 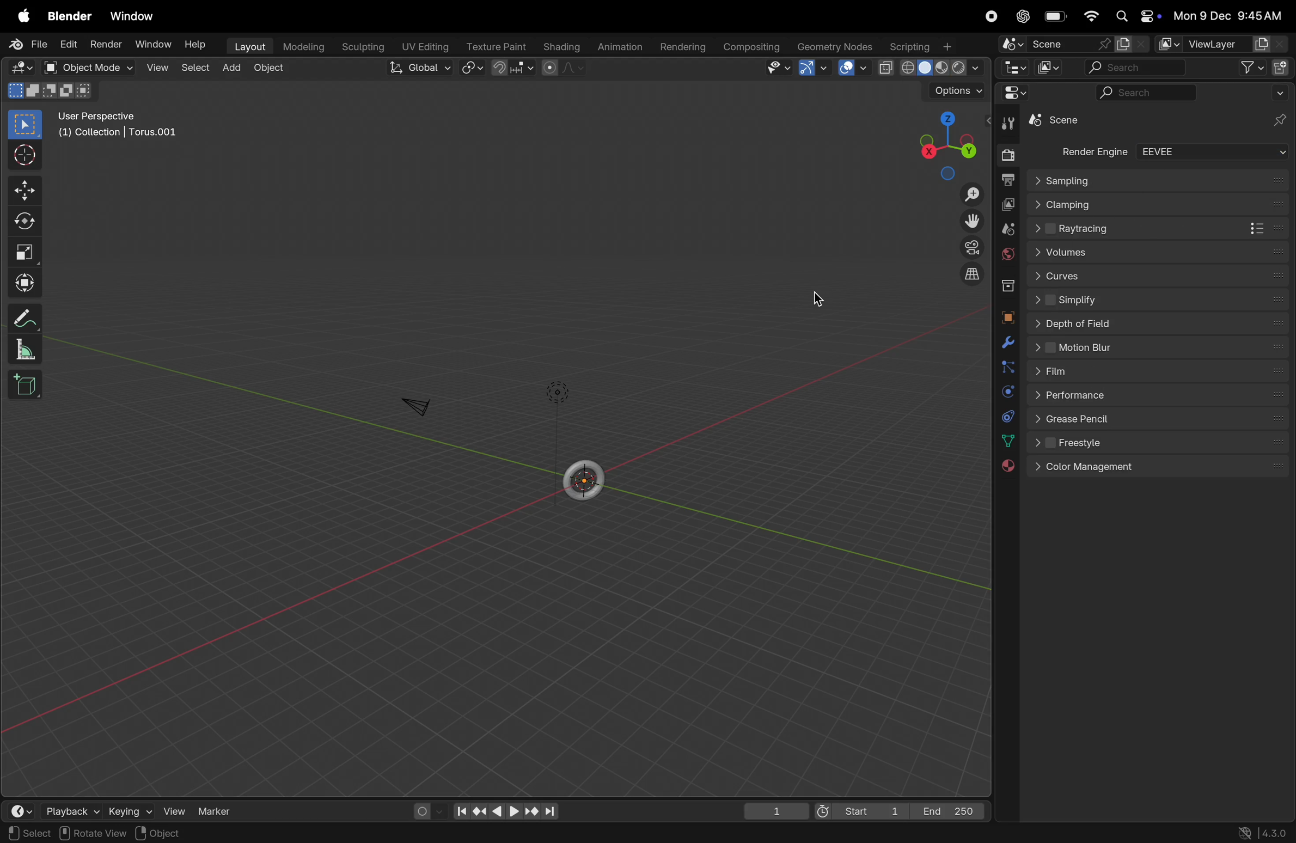 I want to click on apple widgets, so click(x=1138, y=15).